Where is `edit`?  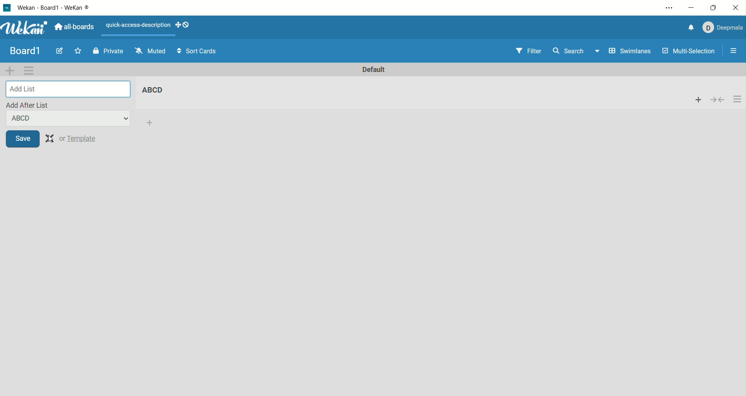
edit is located at coordinates (58, 51).